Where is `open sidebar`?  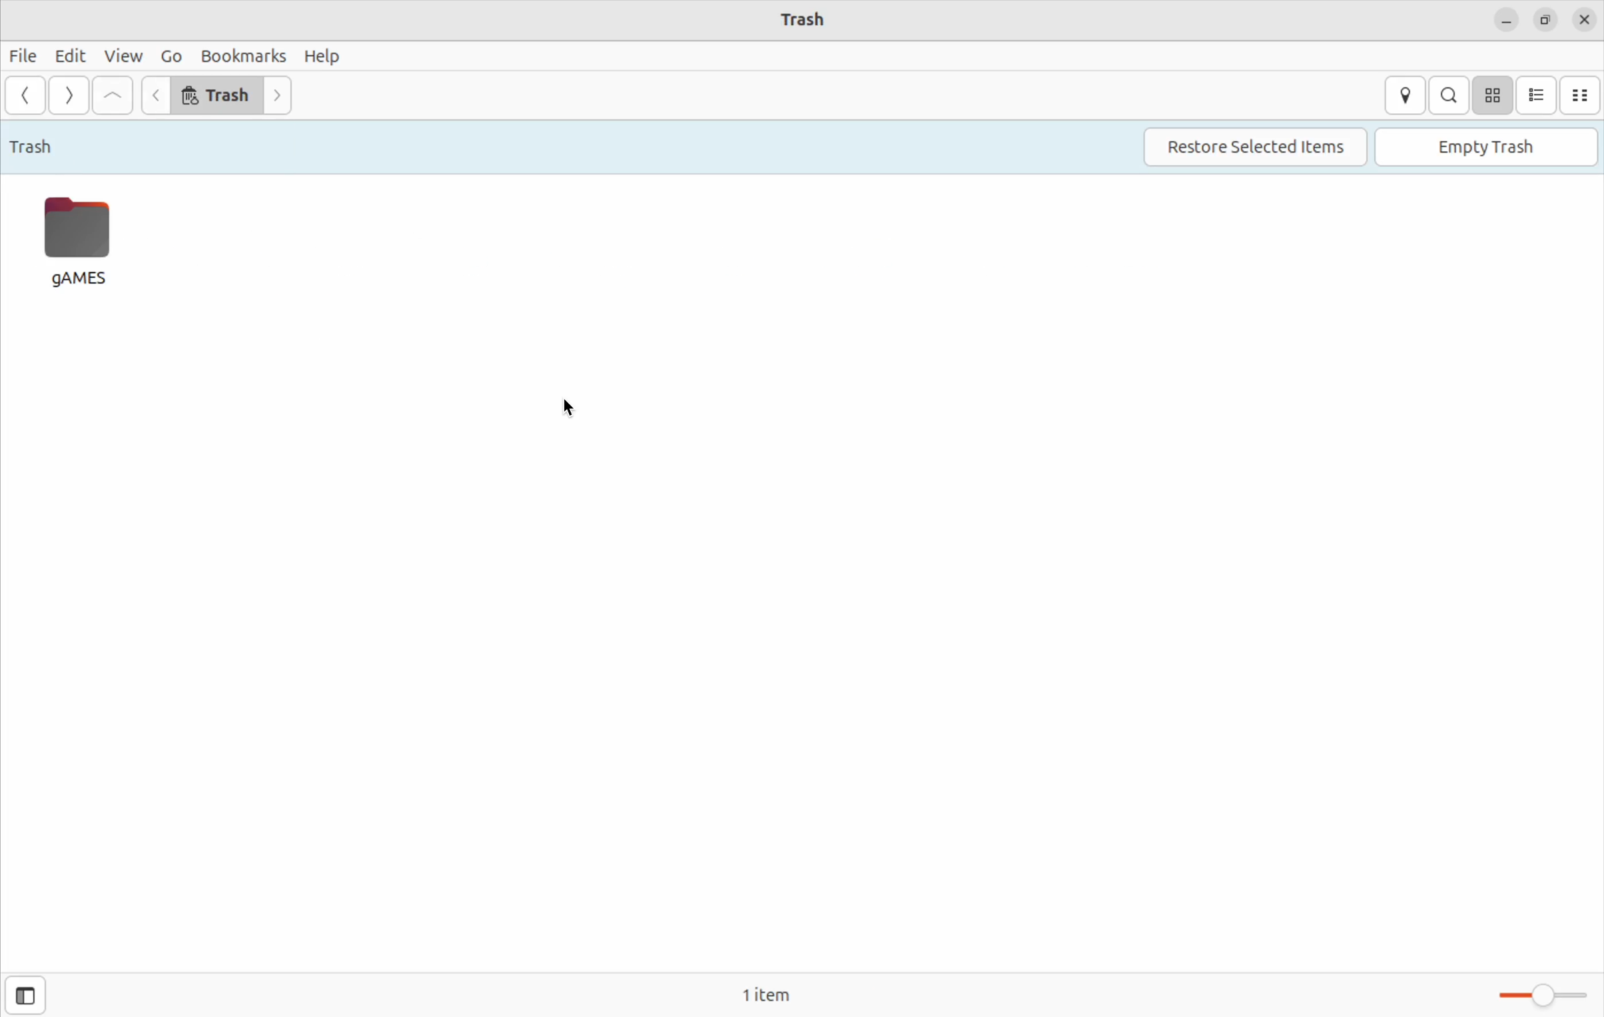 open sidebar is located at coordinates (23, 995).